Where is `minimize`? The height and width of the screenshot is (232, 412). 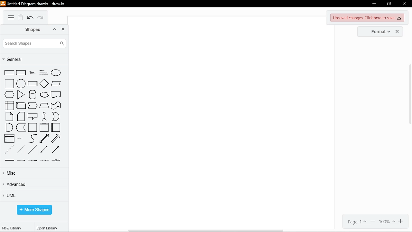
minimize is located at coordinates (374, 4).